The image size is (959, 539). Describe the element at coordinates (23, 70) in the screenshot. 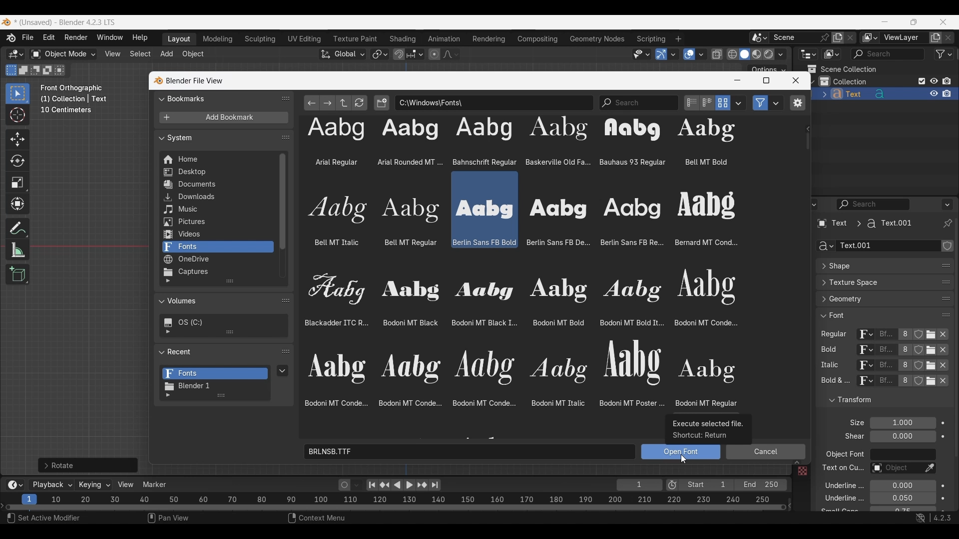

I see `Extend existing selection` at that location.